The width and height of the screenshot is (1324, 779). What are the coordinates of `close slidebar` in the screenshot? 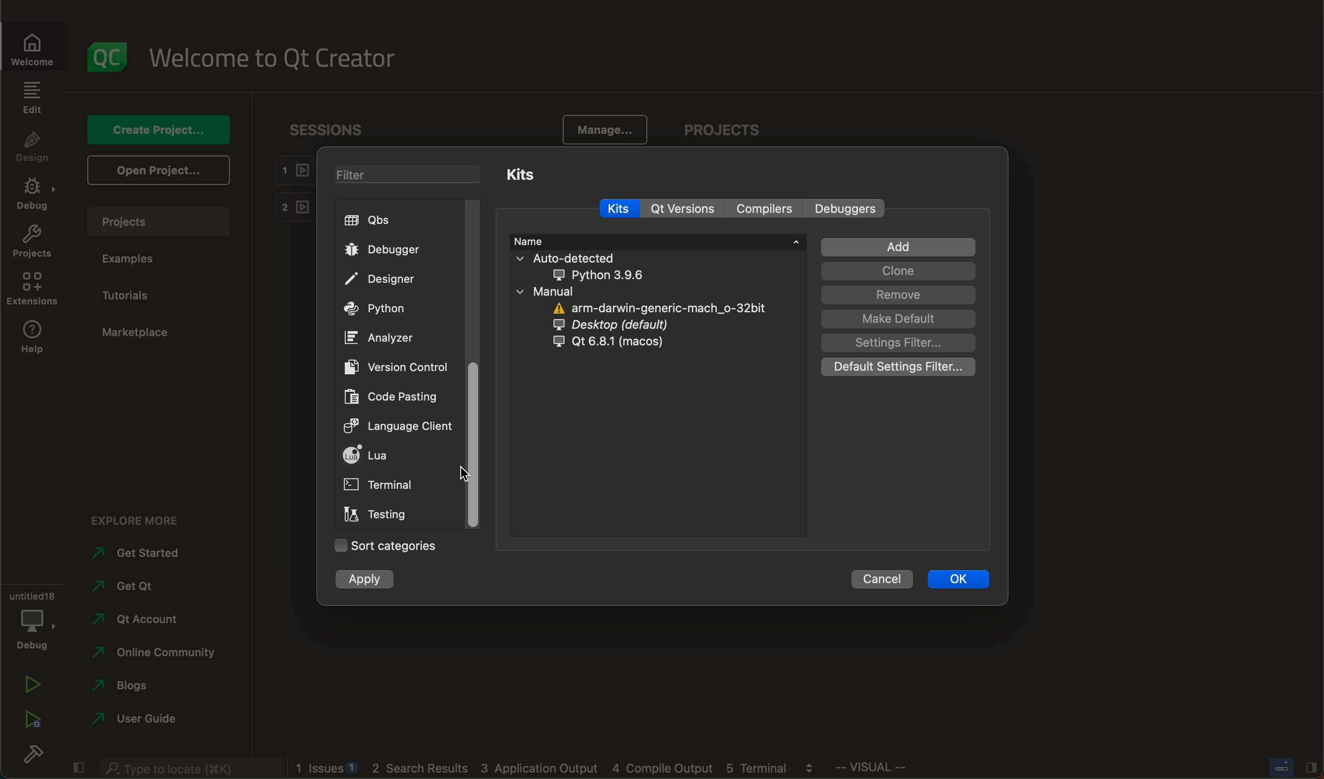 It's located at (1288, 768).